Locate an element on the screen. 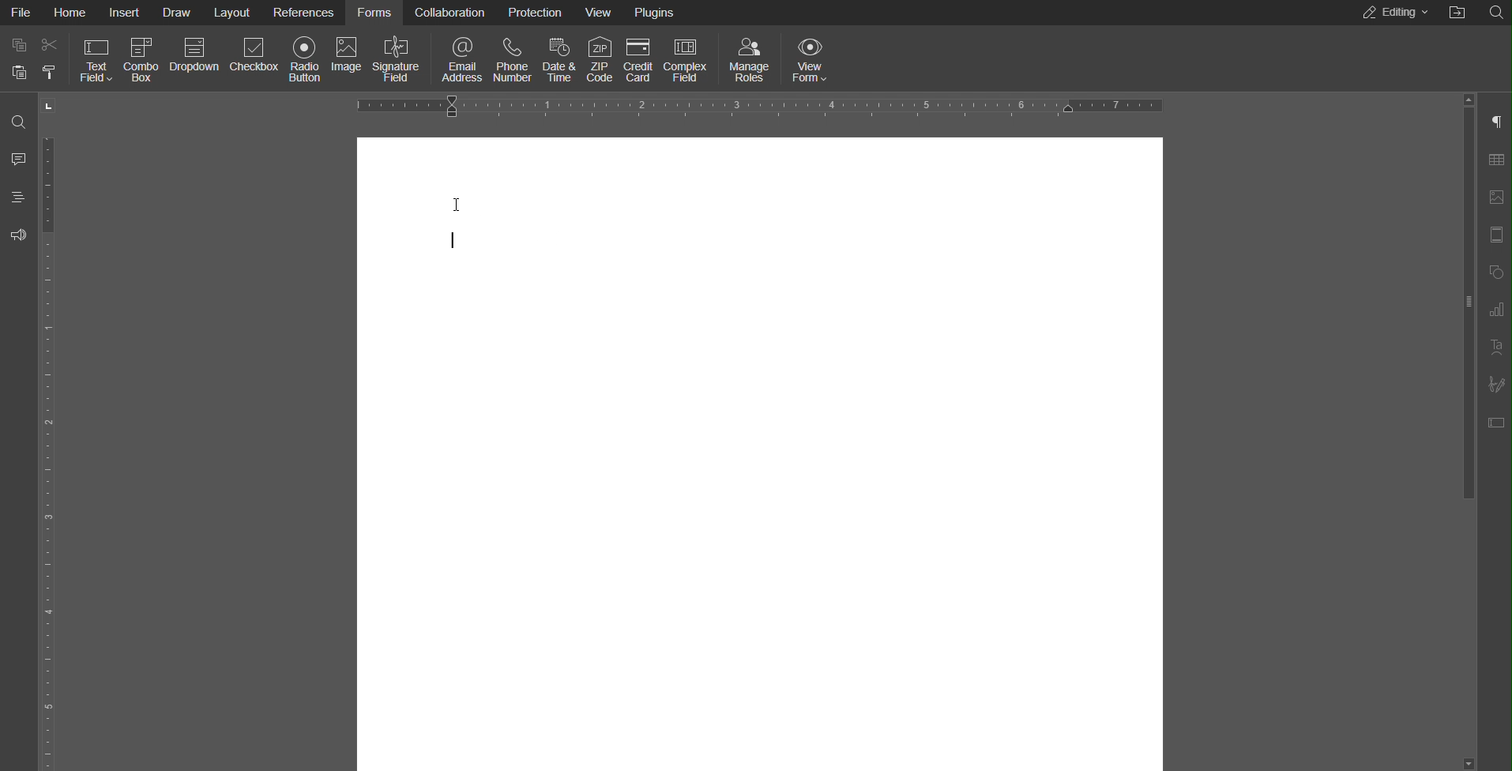 This screenshot has height=771, width=1512. Form Settings is located at coordinates (1494, 422).